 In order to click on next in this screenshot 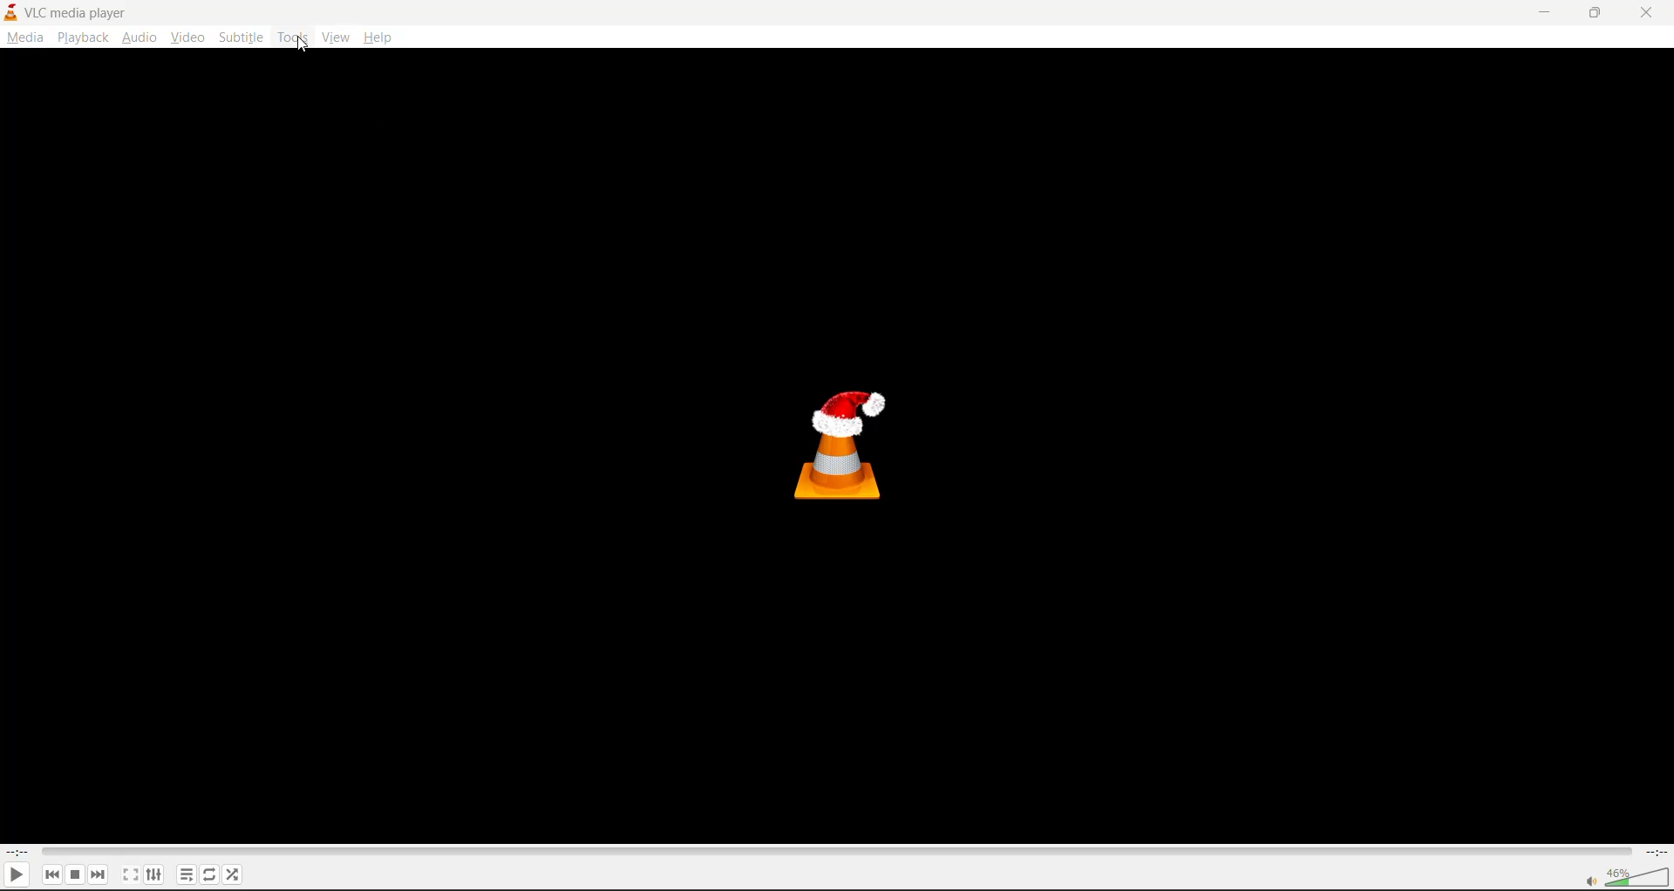, I will do `click(102, 874)`.